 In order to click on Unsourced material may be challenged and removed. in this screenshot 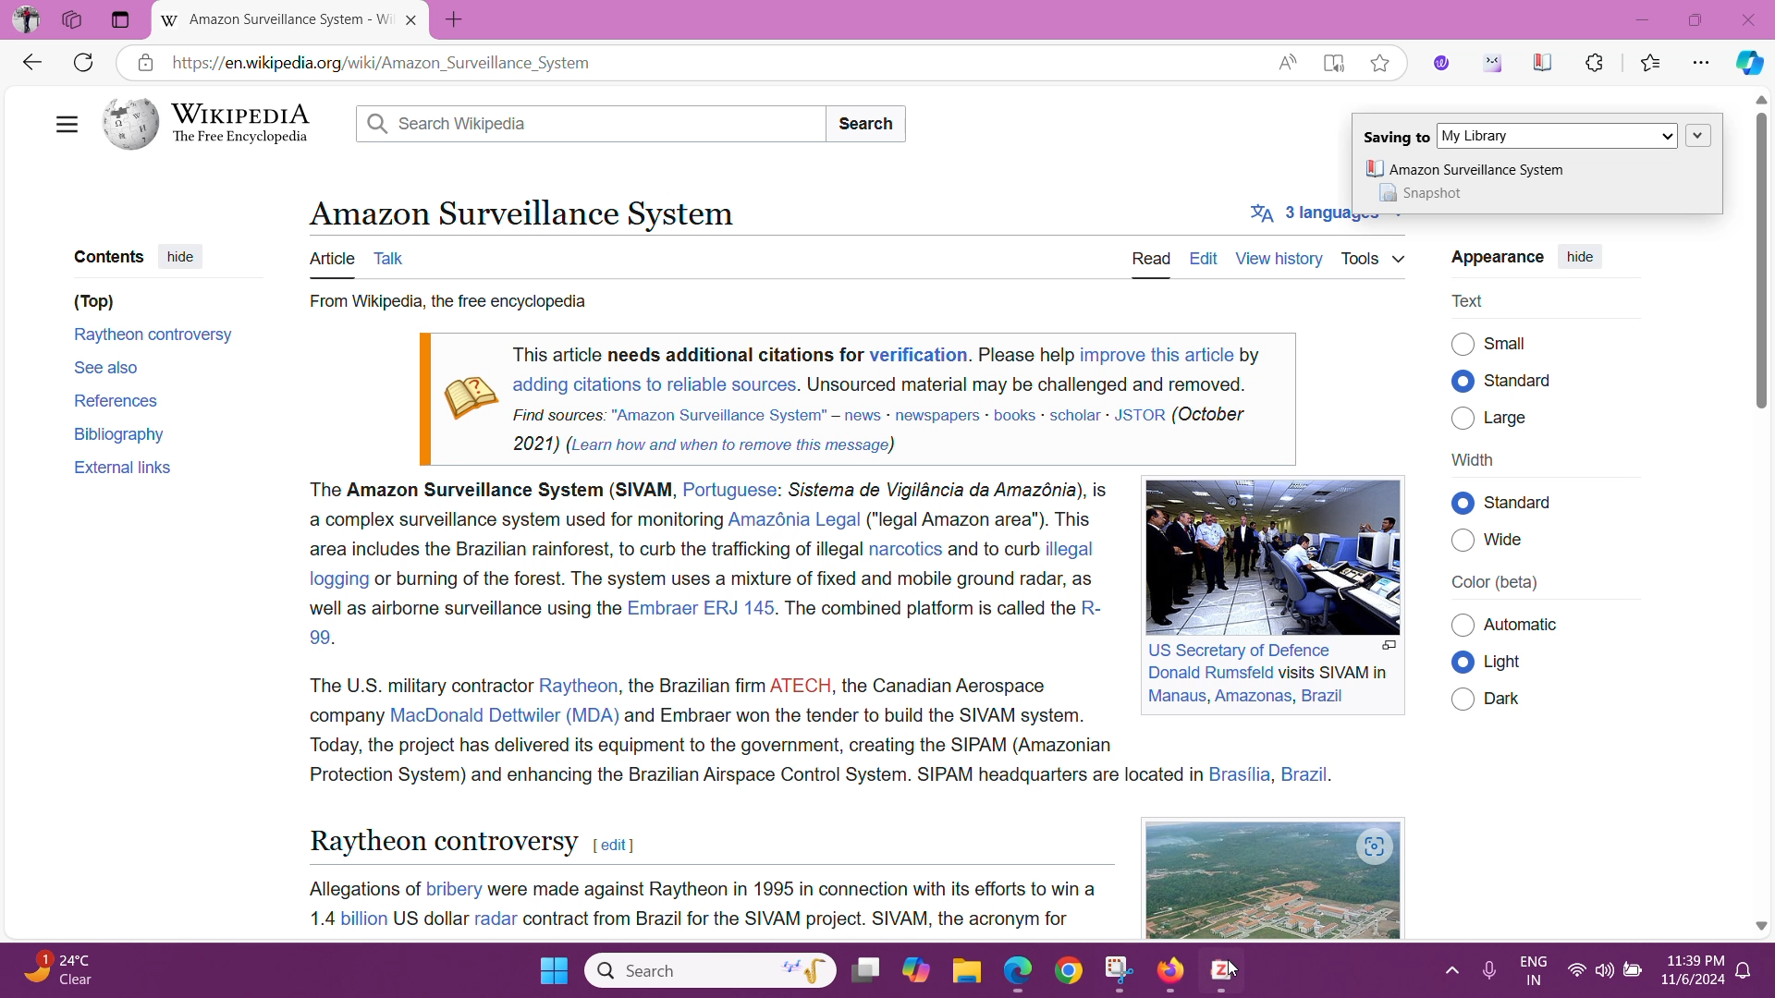, I will do `click(1026, 383)`.